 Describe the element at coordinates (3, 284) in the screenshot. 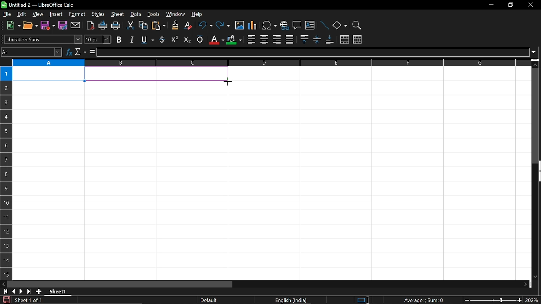

I see `move left` at that location.